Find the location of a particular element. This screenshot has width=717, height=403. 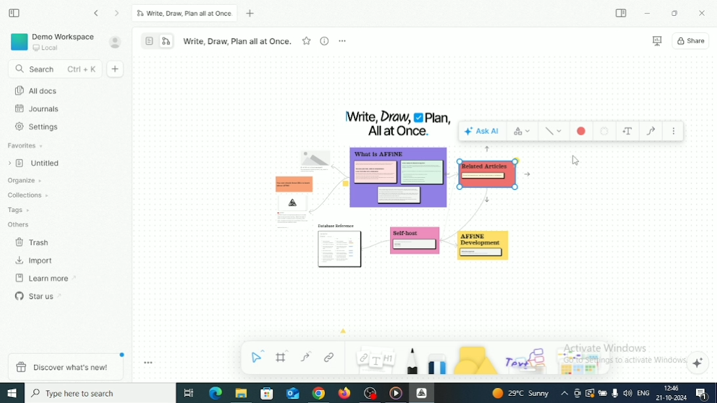

Tags is located at coordinates (20, 210).